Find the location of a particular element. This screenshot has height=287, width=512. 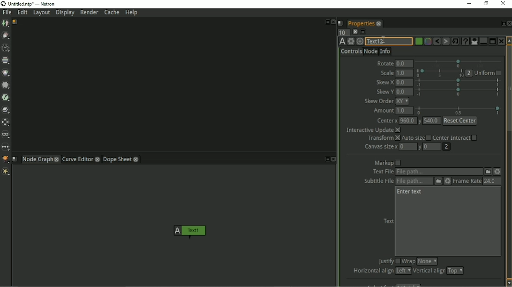

2 is located at coordinates (446, 147).